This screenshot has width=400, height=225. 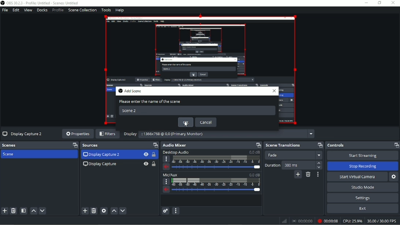 I want to click on Display Capture , so click(x=100, y=165).